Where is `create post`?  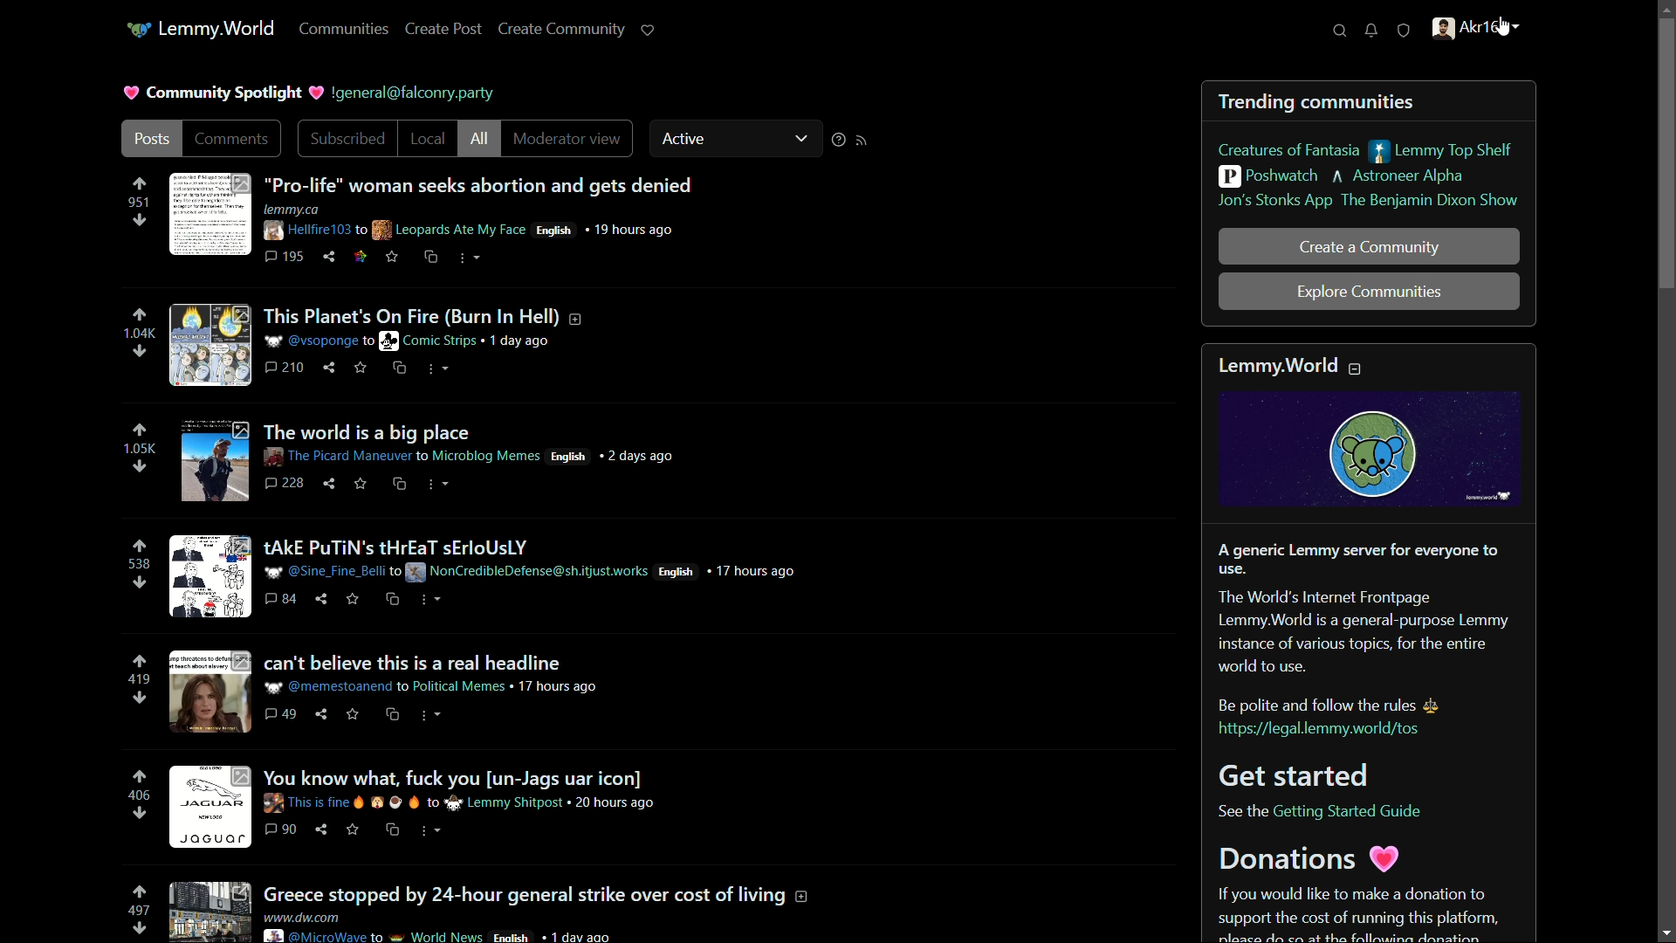
create post is located at coordinates (443, 28).